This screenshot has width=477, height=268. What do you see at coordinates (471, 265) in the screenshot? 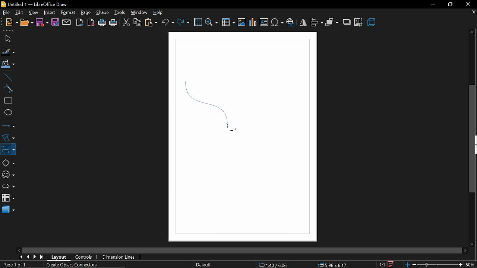
I see `current zoom` at bounding box center [471, 265].